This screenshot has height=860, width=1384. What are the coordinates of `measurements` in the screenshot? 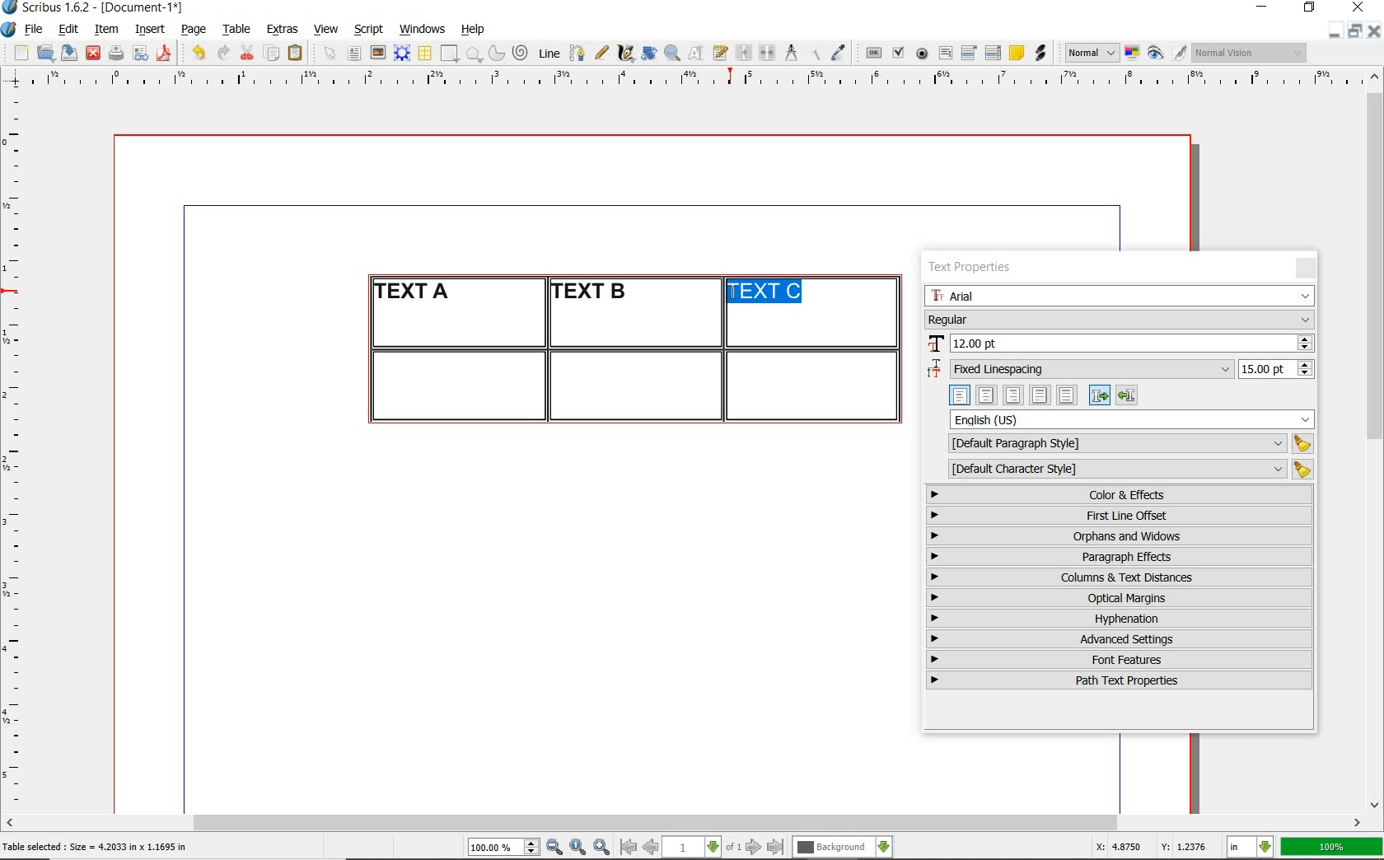 It's located at (791, 54).